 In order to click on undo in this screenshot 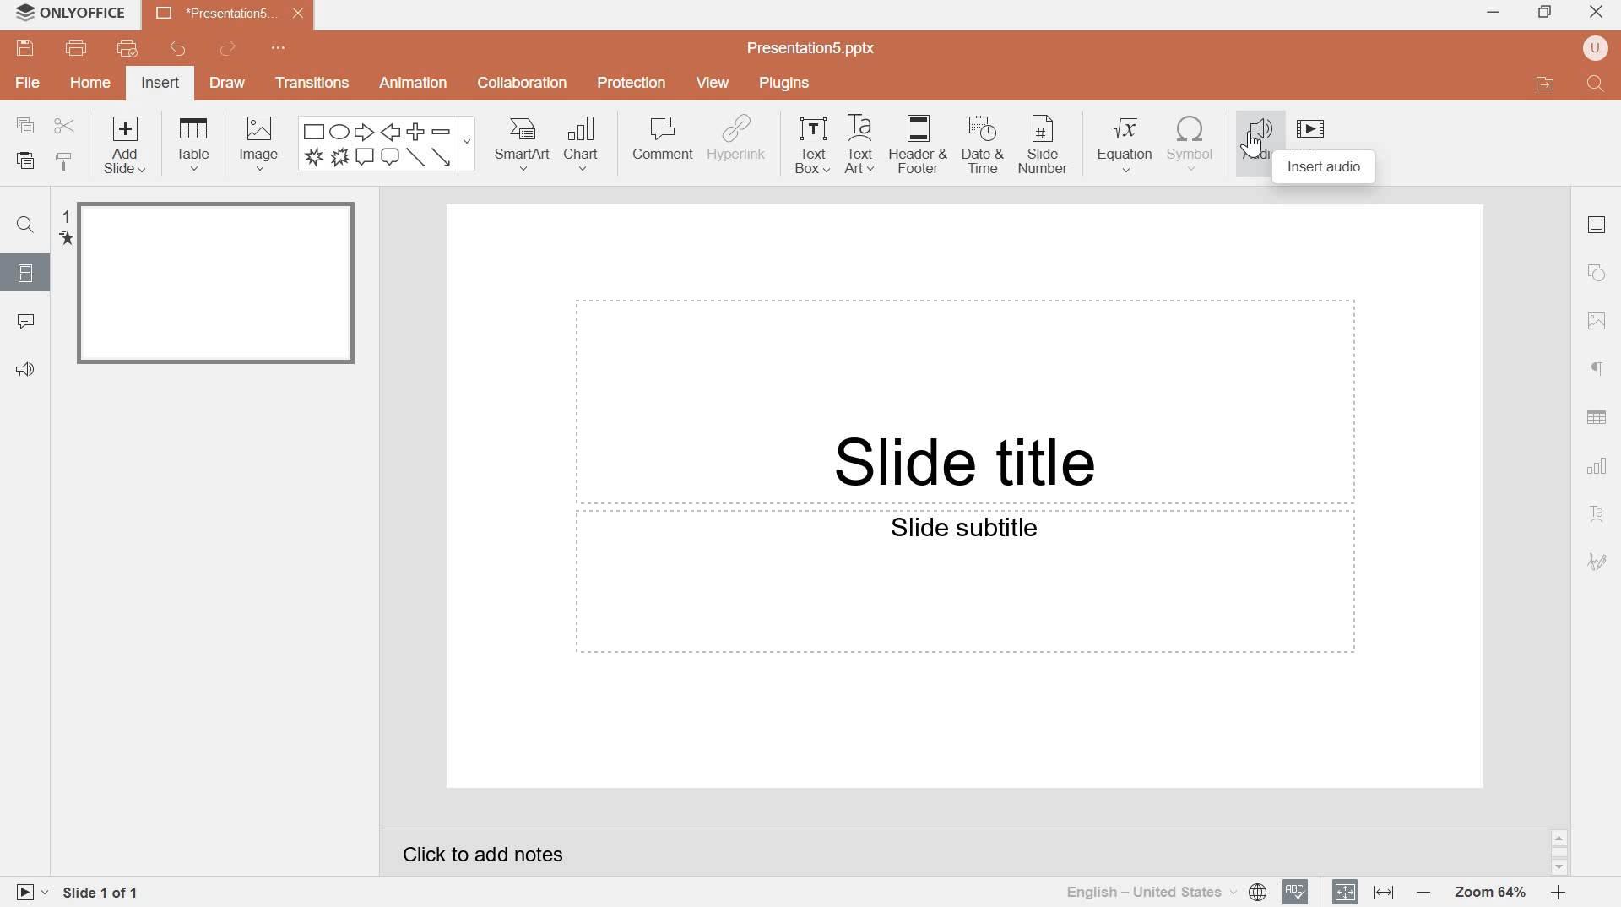, I will do `click(176, 47)`.